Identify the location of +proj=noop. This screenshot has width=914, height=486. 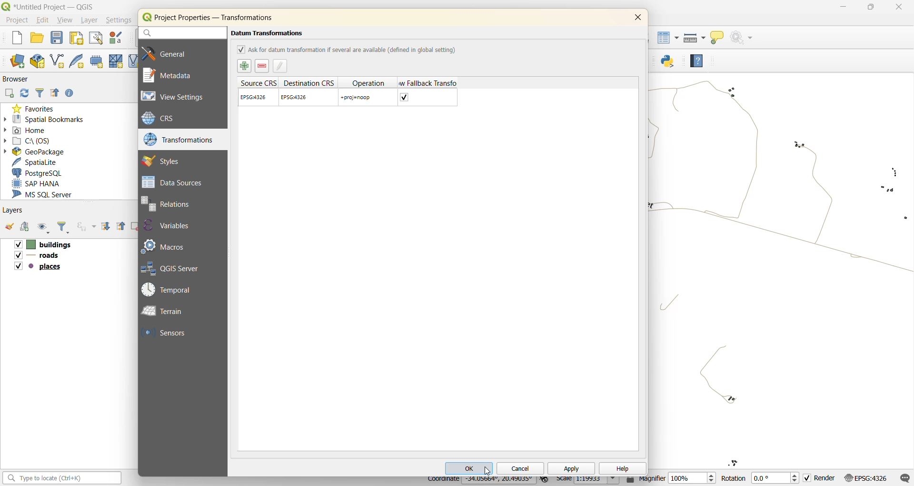
(357, 97).